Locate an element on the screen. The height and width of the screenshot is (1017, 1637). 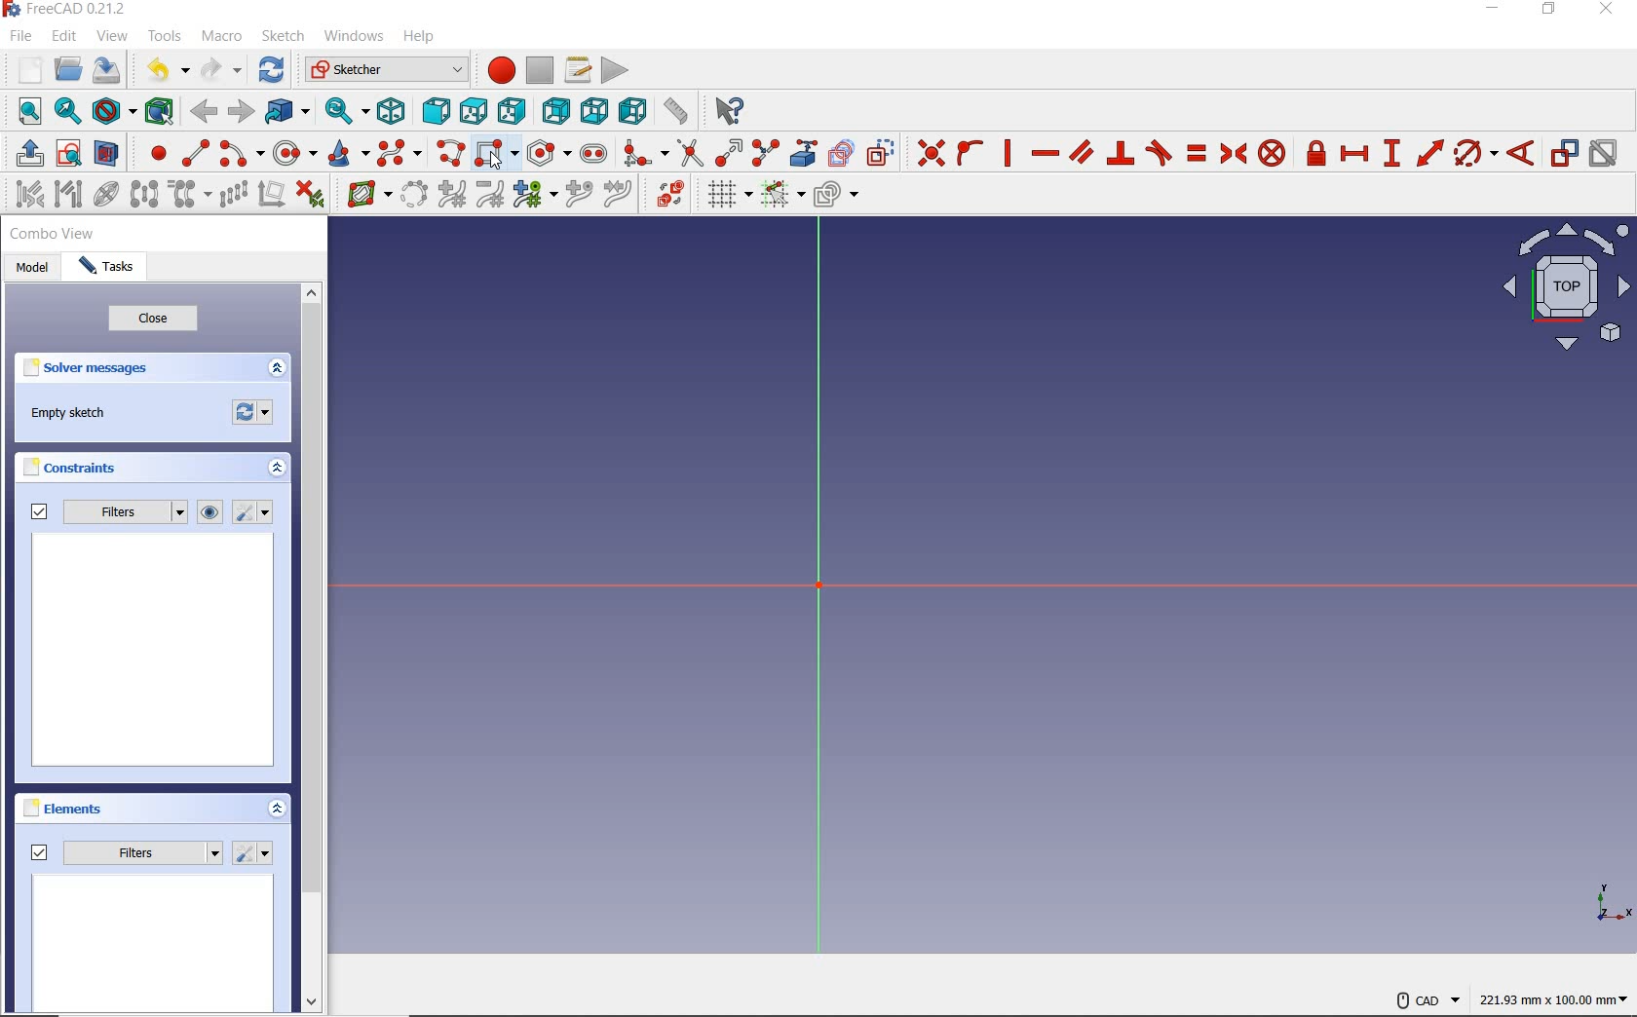
edit is located at coordinates (67, 36).